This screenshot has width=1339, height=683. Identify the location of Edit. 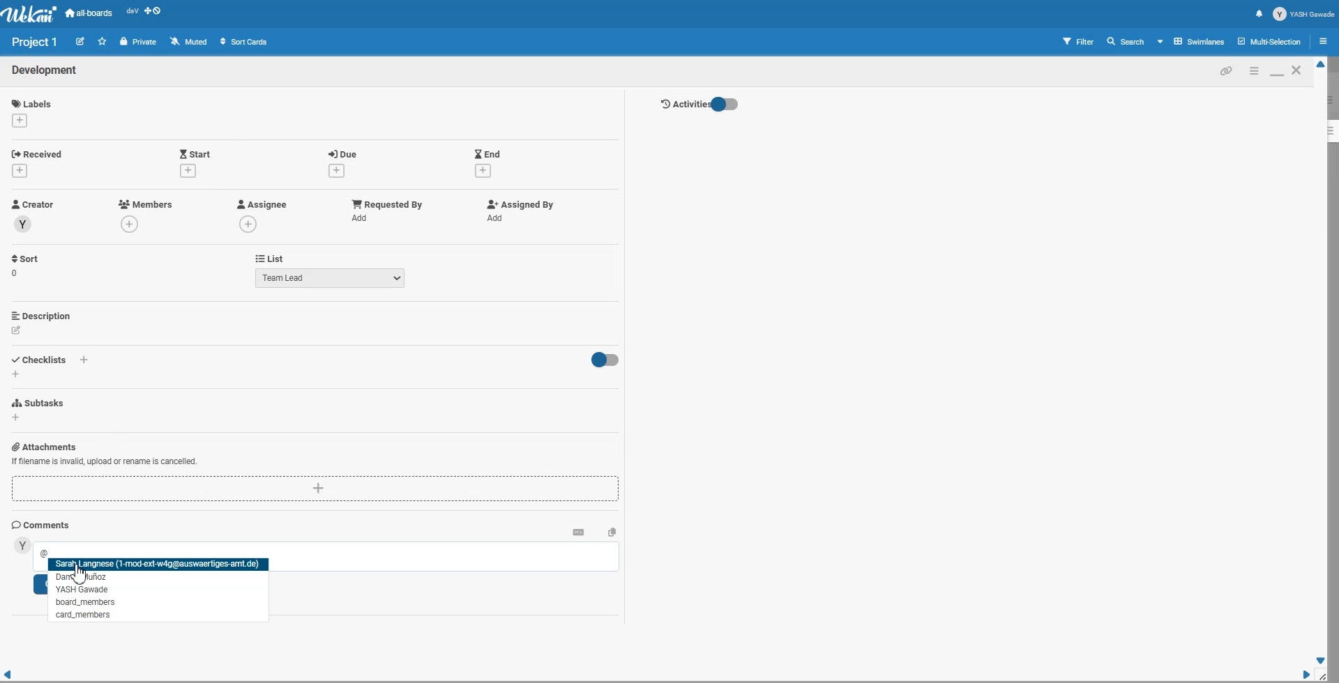
(80, 40).